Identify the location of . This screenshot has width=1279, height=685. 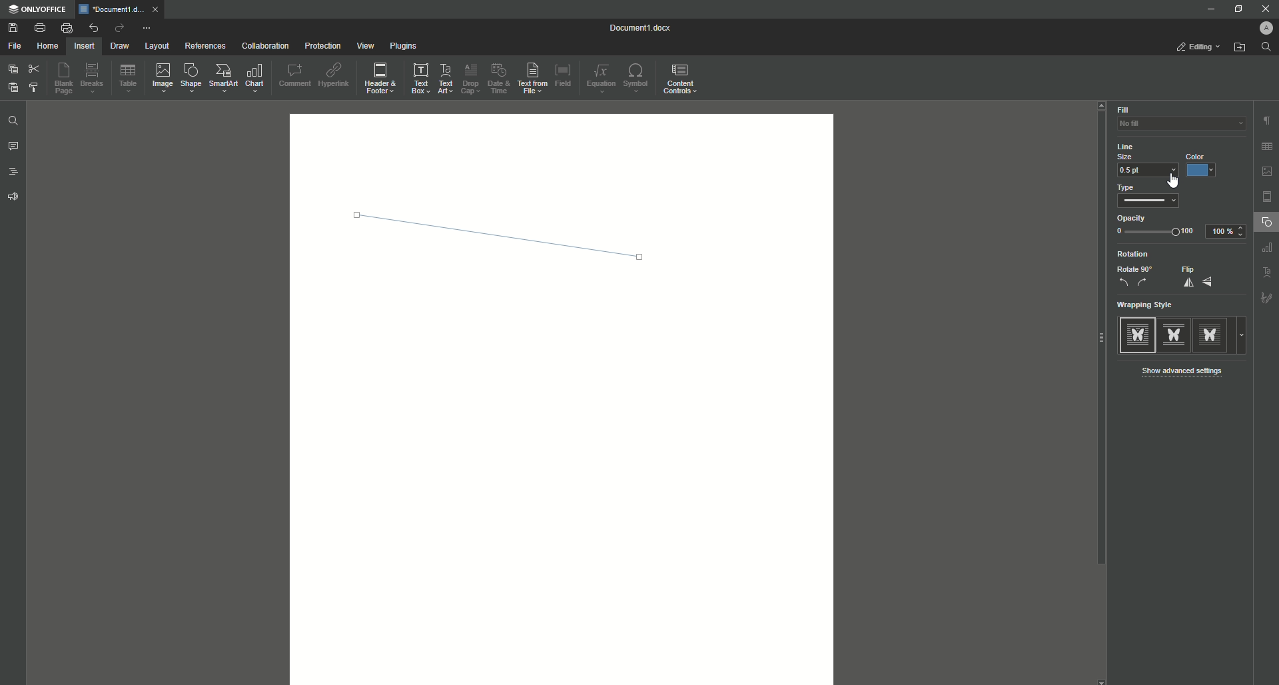
(41, 26).